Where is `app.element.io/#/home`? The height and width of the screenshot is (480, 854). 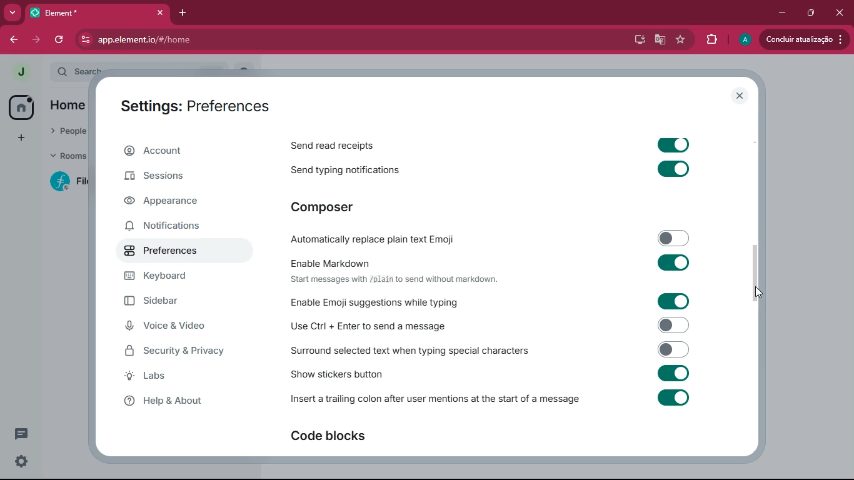 app.element.io/#/home is located at coordinates (256, 40).